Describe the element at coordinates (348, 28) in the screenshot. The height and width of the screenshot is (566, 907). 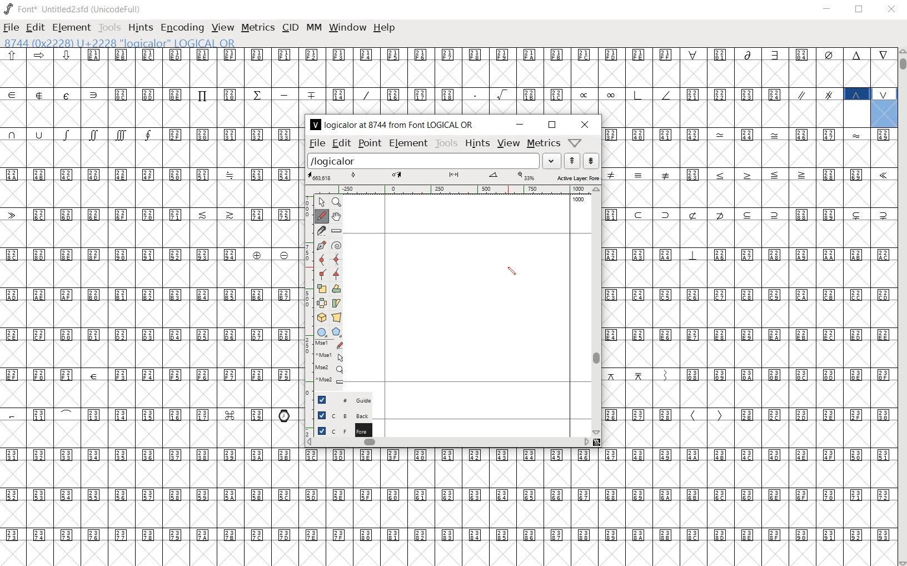
I see `window` at that location.